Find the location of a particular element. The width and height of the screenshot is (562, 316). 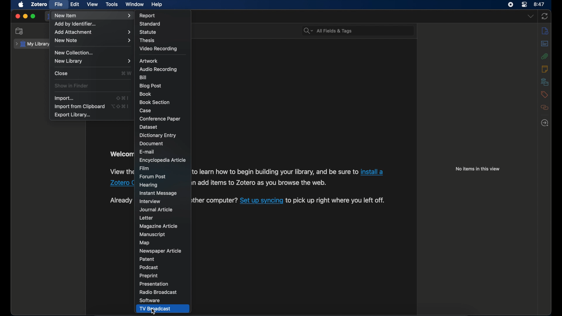

help is located at coordinates (157, 4).